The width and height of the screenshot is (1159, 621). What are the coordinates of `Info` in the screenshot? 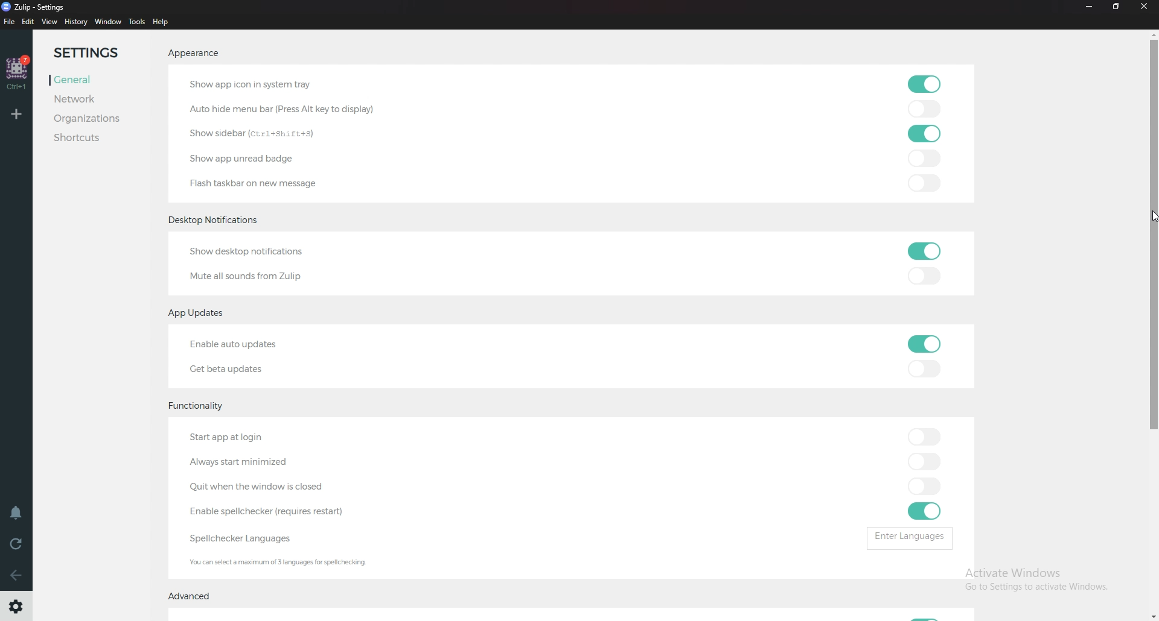 It's located at (319, 563).